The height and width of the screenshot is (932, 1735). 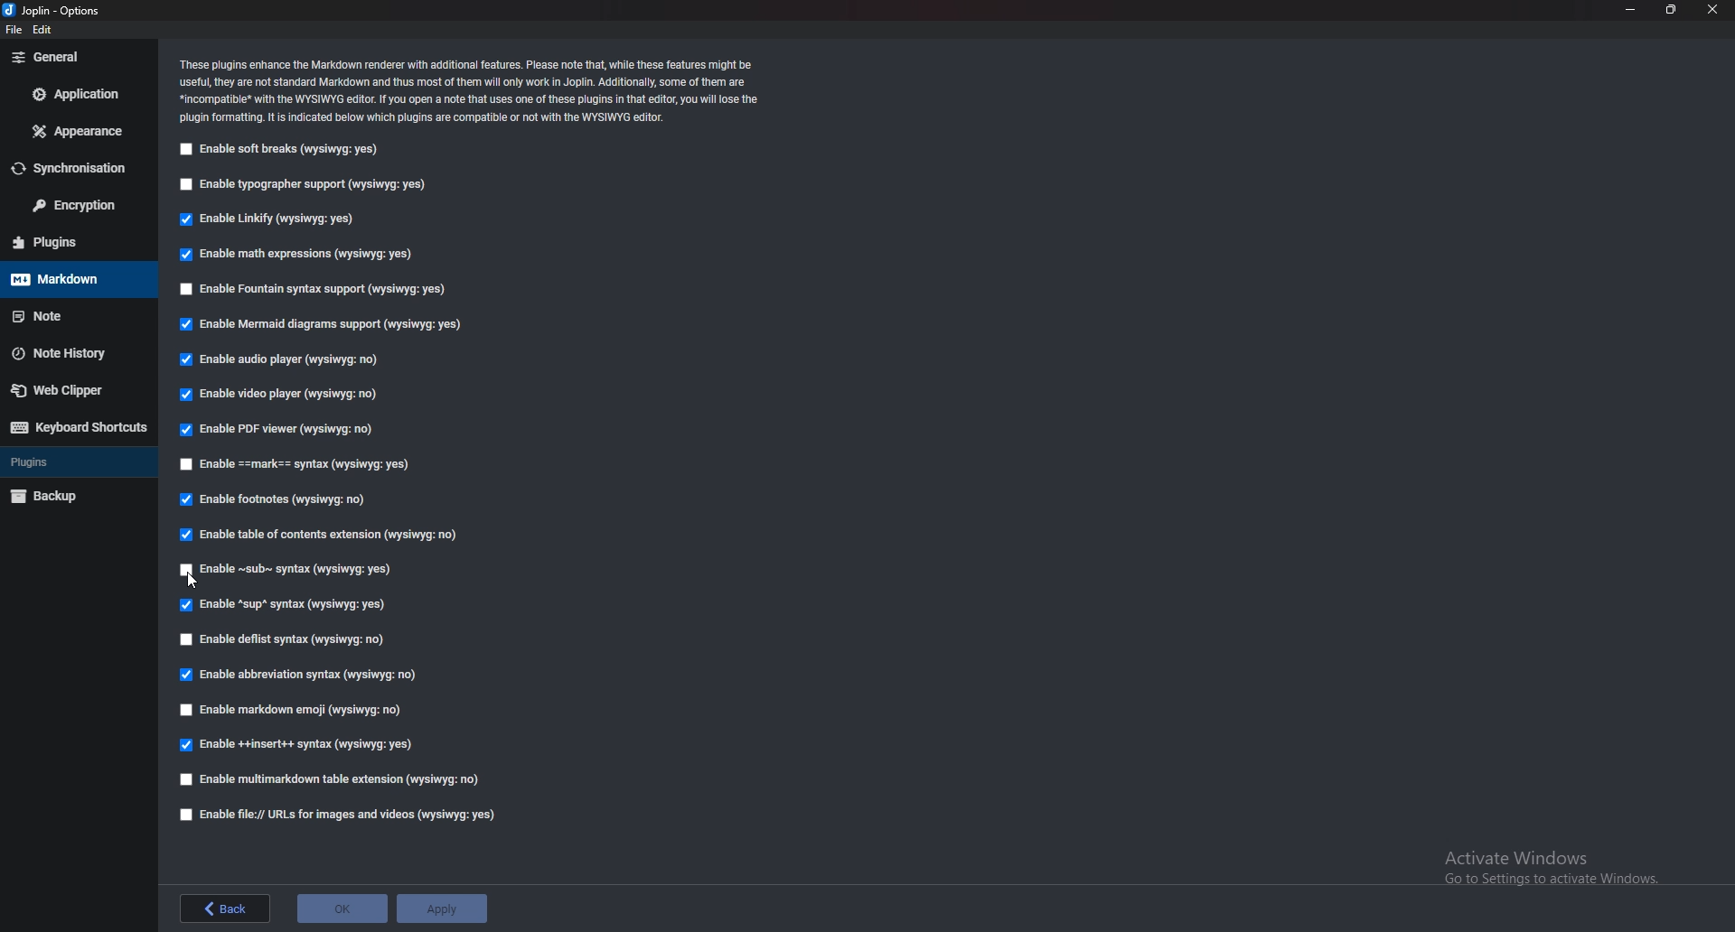 I want to click on apply, so click(x=440, y=908).